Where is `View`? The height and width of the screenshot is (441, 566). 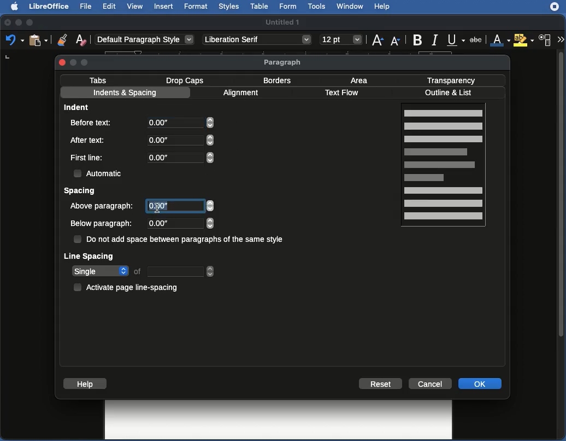
View is located at coordinates (136, 7).